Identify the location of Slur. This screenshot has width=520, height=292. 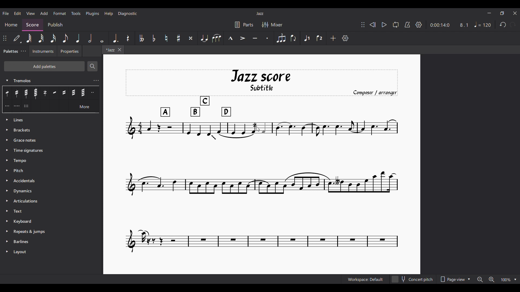
(217, 38).